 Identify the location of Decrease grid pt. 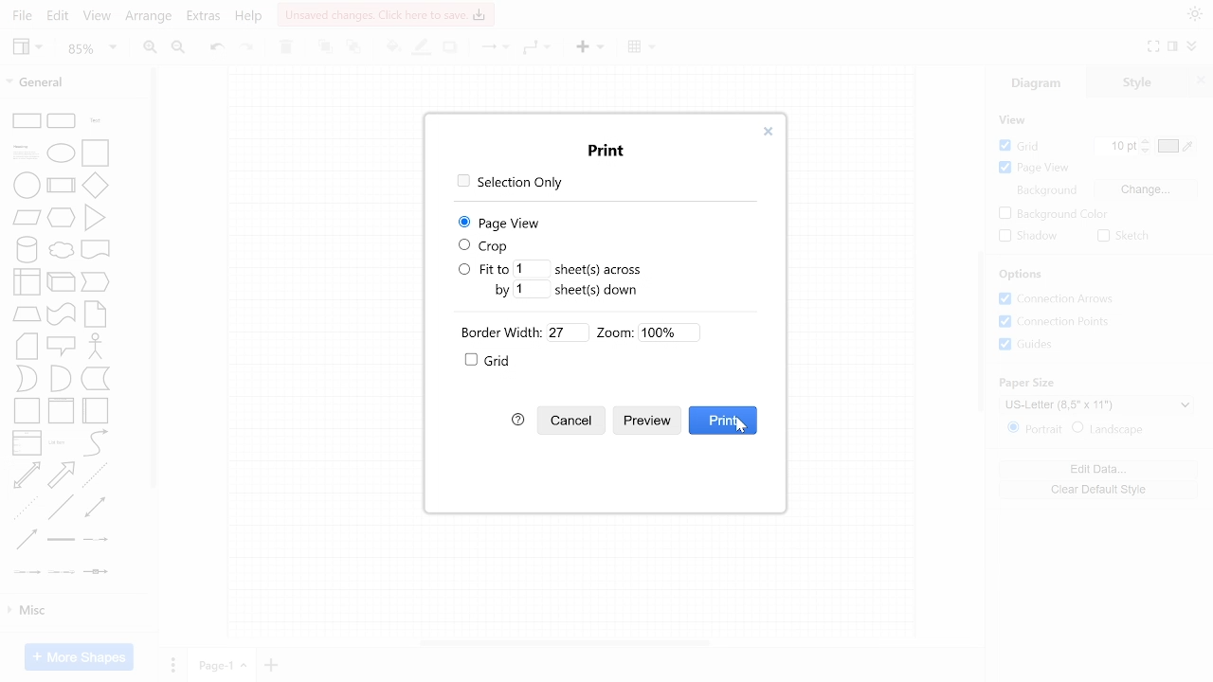
(1147, 151).